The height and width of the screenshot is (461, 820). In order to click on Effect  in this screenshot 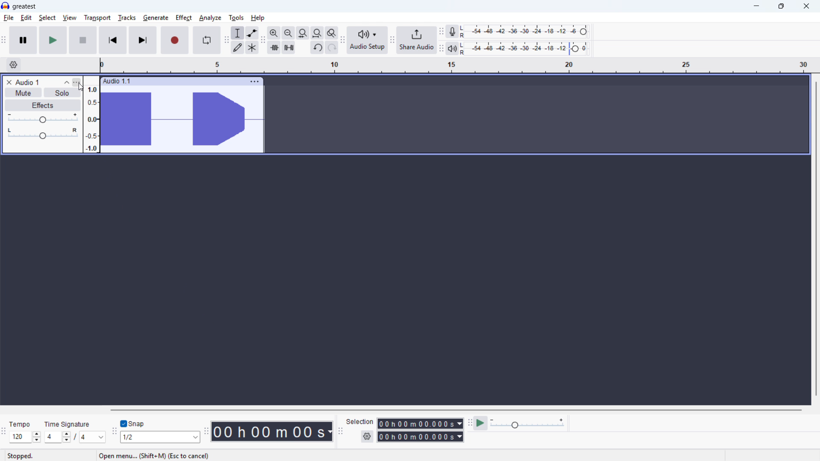, I will do `click(184, 18)`.